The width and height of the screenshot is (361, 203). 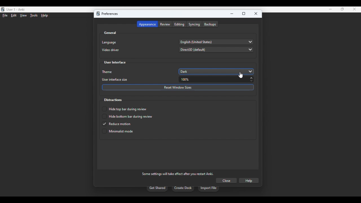 I want to click on maximize, so click(x=342, y=9).